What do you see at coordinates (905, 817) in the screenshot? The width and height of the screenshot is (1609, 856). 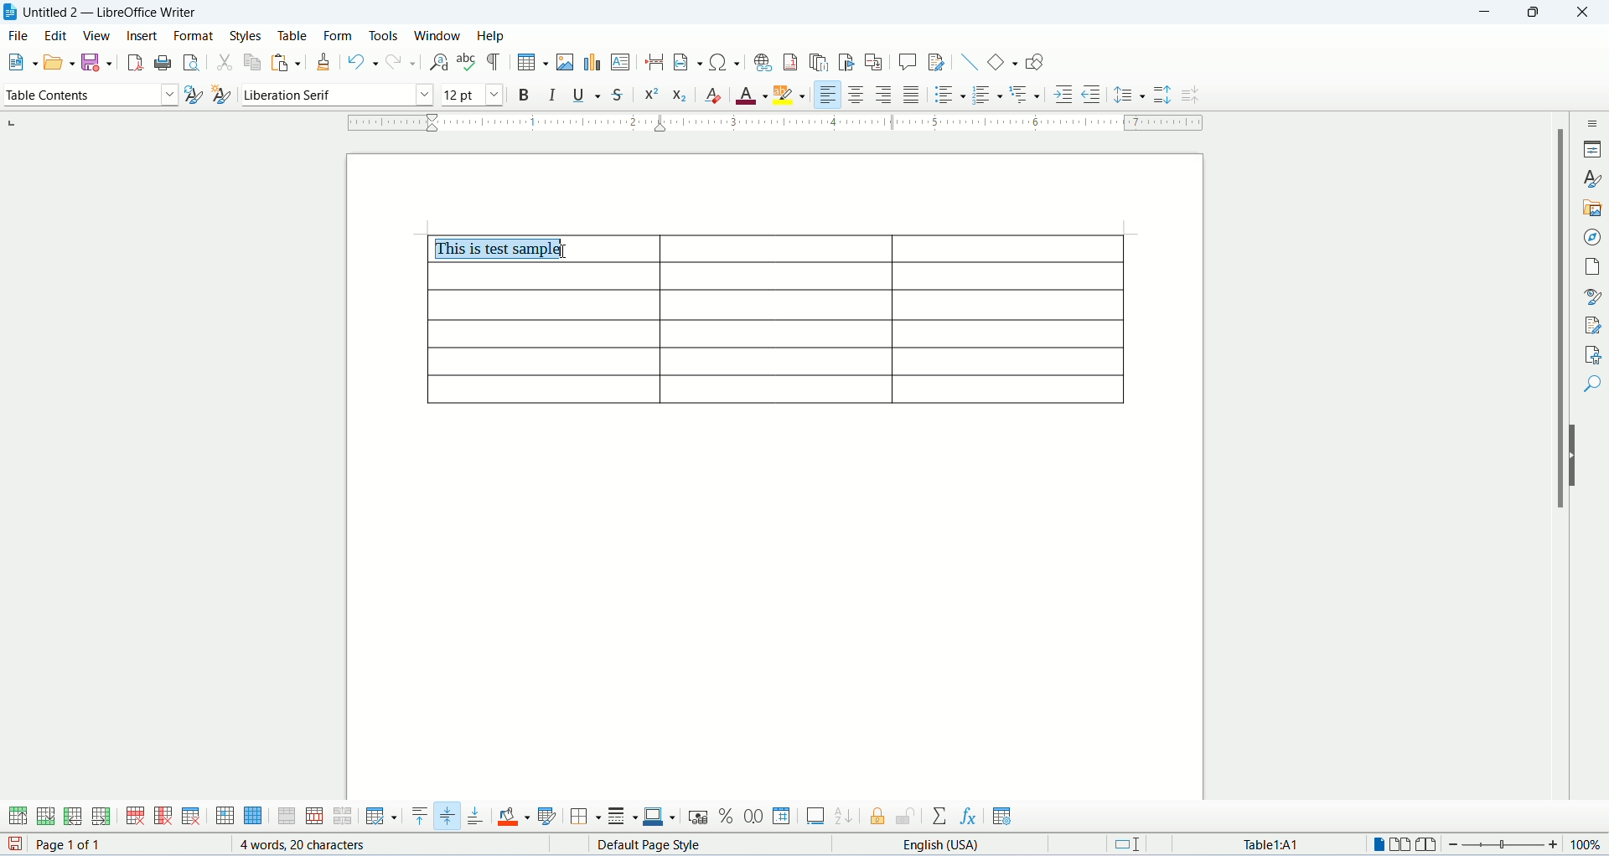 I see `unprotect cells` at bounding box center [905, 817].